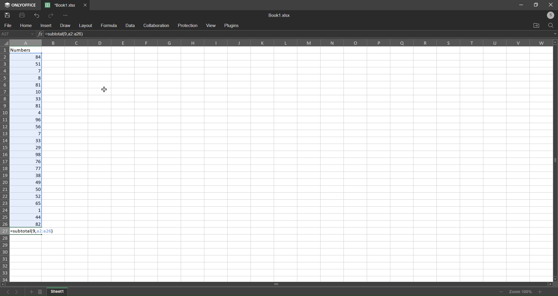 The width and height of the screenshot is (558, 296). What do you see at coordinates (27, 140) in the screenshot?
I see `selected range` at bounding box center [27, 140].